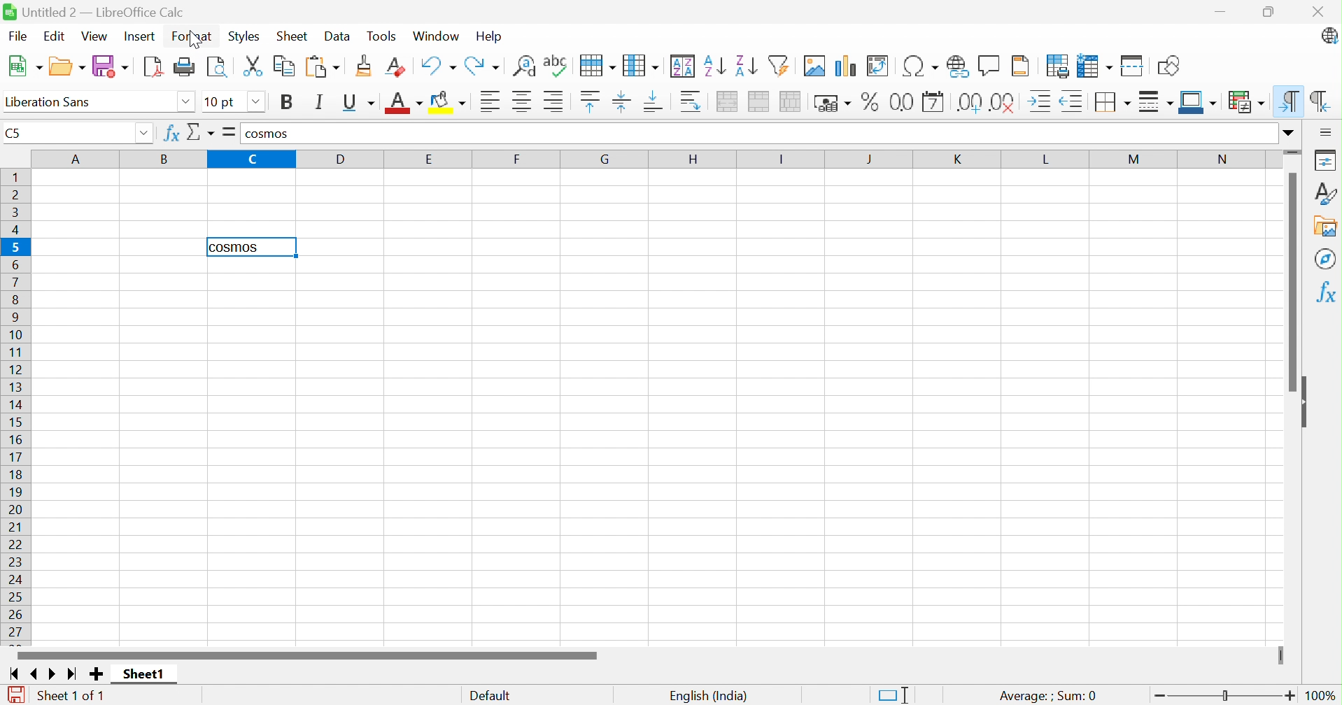 The image size is (1342, 705). What do you see at coordinates (904, 103) in the screenshot?
I see `Format as number` at bounding box center [904, 103].